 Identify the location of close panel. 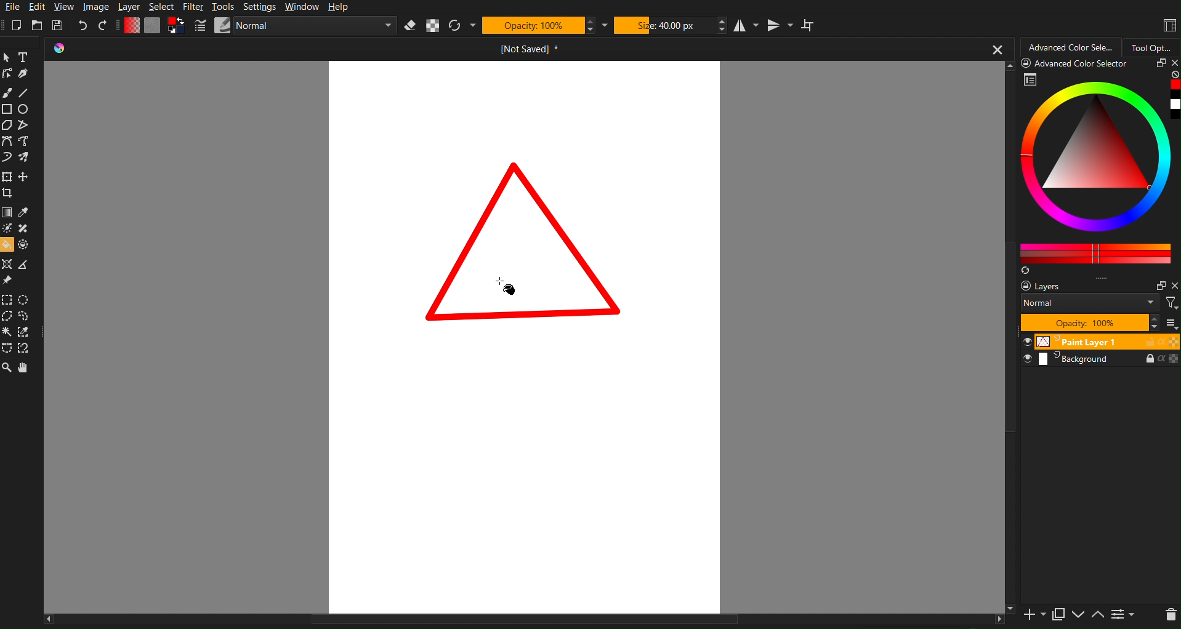
(1173, 64).